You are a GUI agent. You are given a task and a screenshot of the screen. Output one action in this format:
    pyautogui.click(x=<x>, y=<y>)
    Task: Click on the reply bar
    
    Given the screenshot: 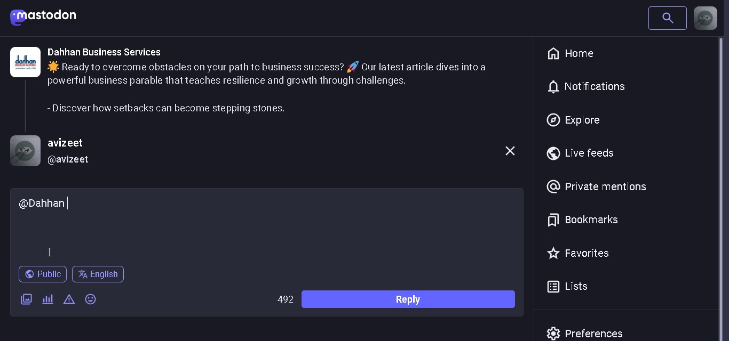 What is the action you would take?
    pyautogui.click(x=411, y=299)
    